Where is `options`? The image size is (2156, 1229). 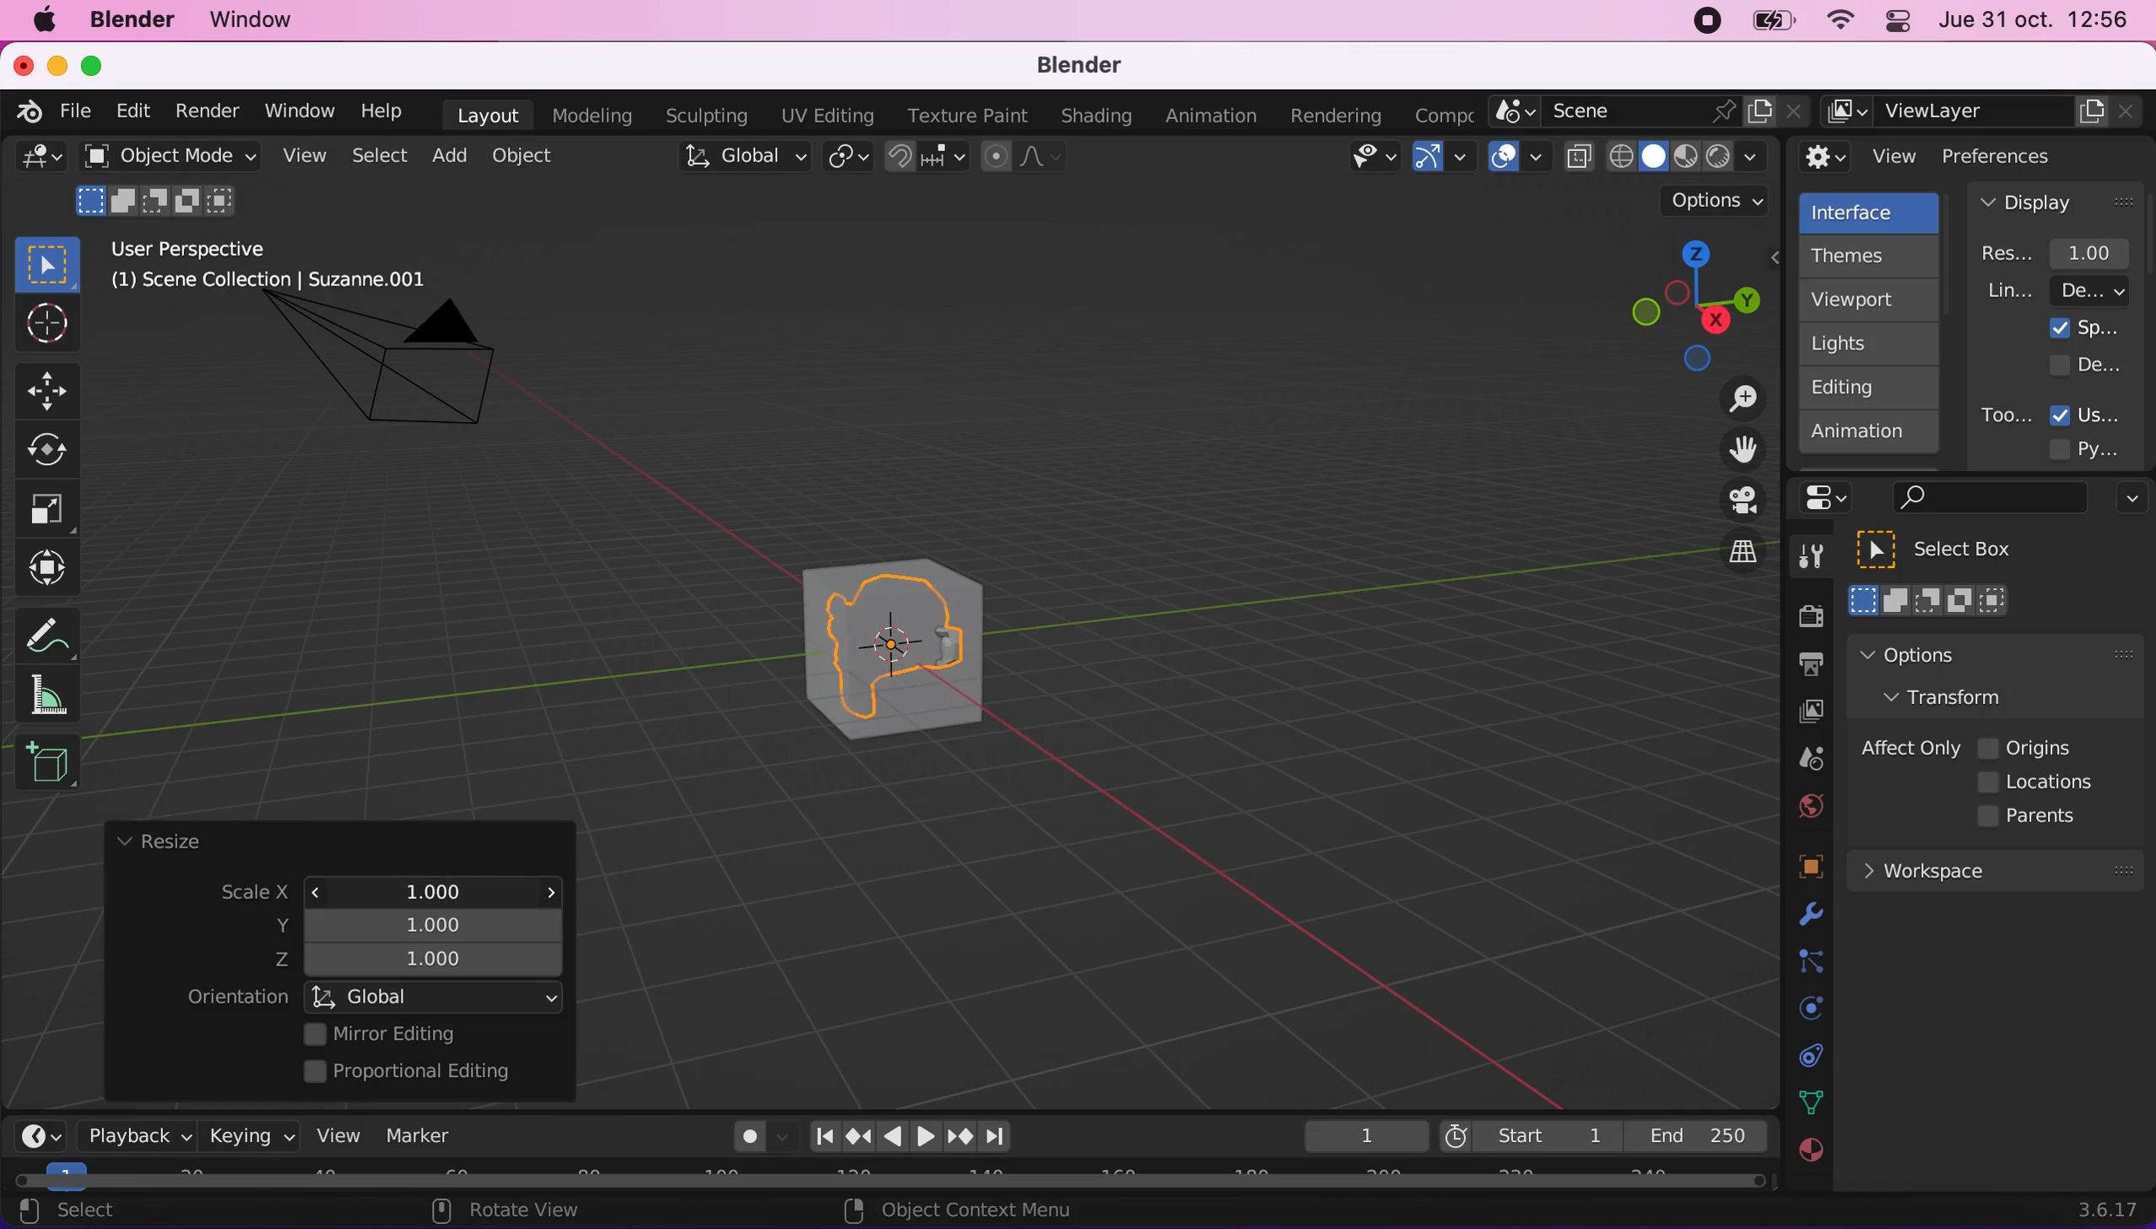 options is located at coordinates (1718, 201).